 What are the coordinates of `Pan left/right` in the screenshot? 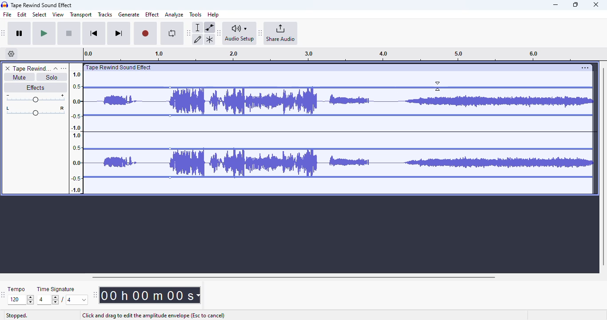 It's located at (36, 111).